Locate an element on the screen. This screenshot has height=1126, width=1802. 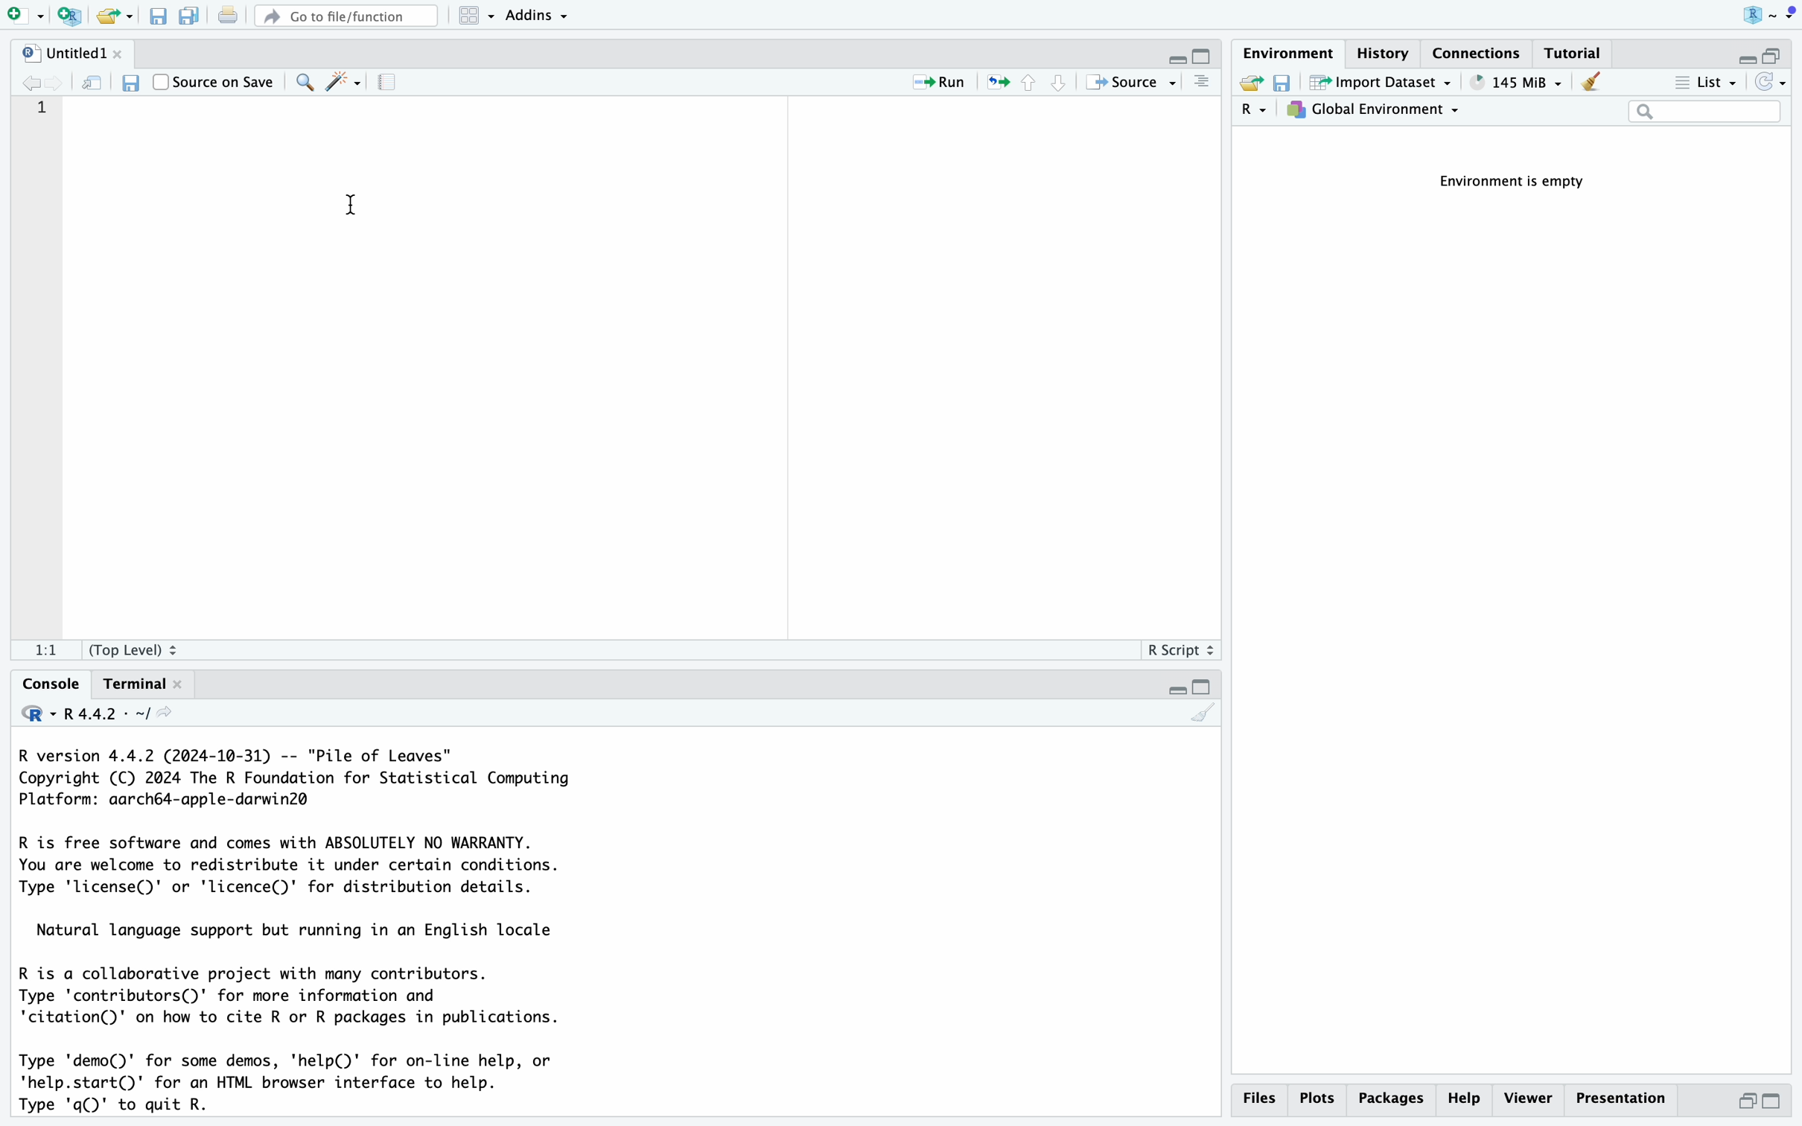
list is located at coordinates (1703, 84).